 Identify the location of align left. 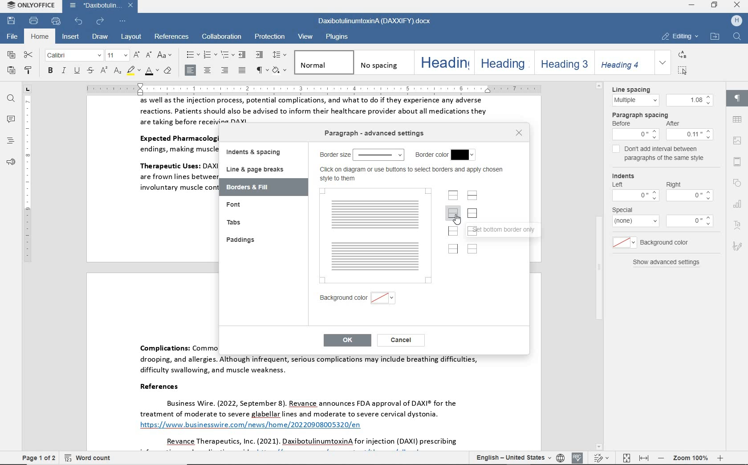
(225, 70).